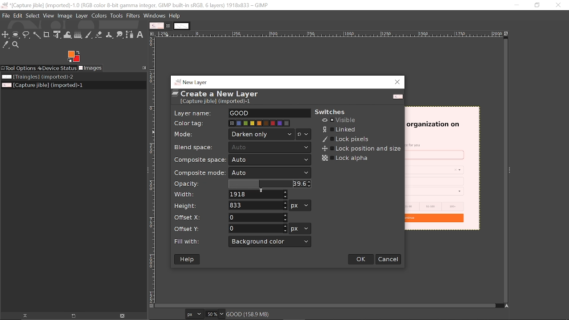  I want to click on Offset Y:, so click(191, 228).